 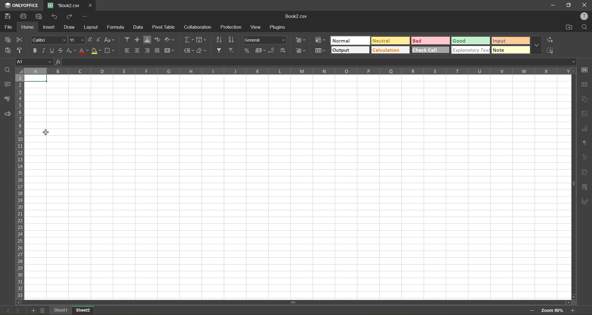 I want to click on italic, so click(x=43, y=50).